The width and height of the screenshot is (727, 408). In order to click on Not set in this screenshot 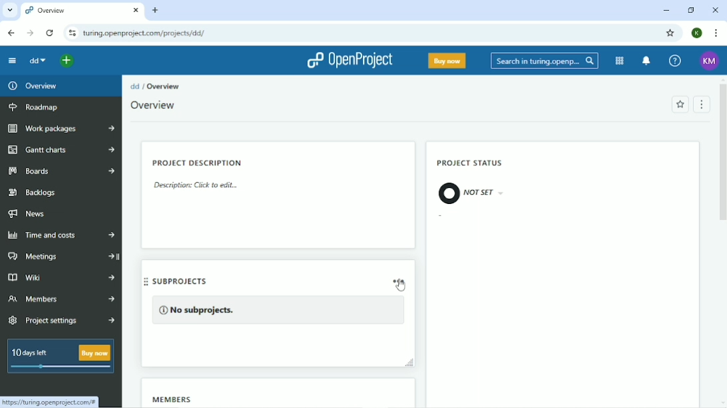, I will do `click(475, 193)`.